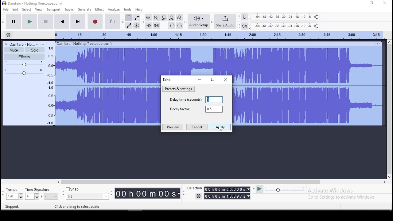  I want to click on timeline settings, so click(8, 34).